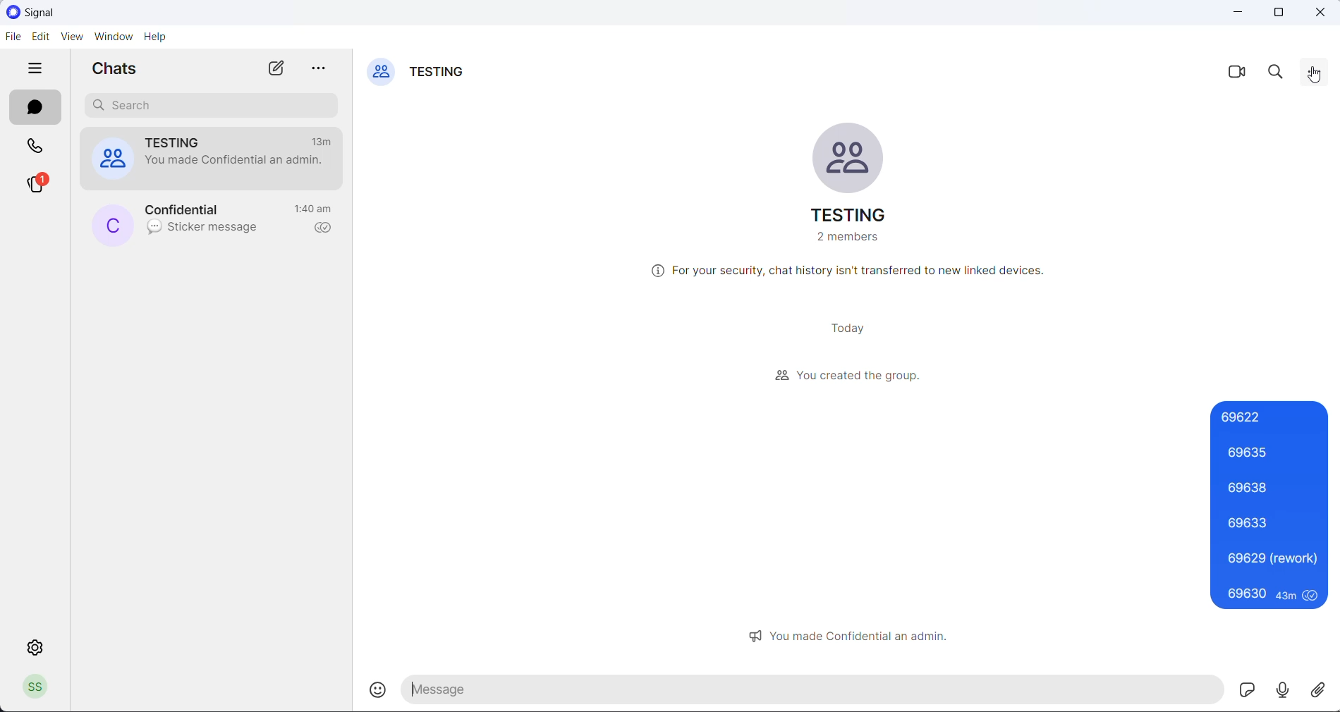 The height and width of the screenshot is (712, 1340). Describe the element at coordinates (382, 689) in the screenshot. I see `emojis` at that location.